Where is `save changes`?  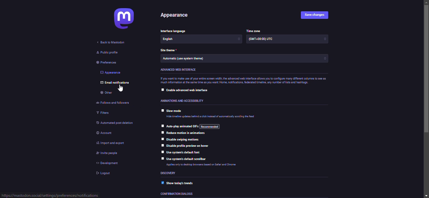 save changes is located at coordinates (317, 15).